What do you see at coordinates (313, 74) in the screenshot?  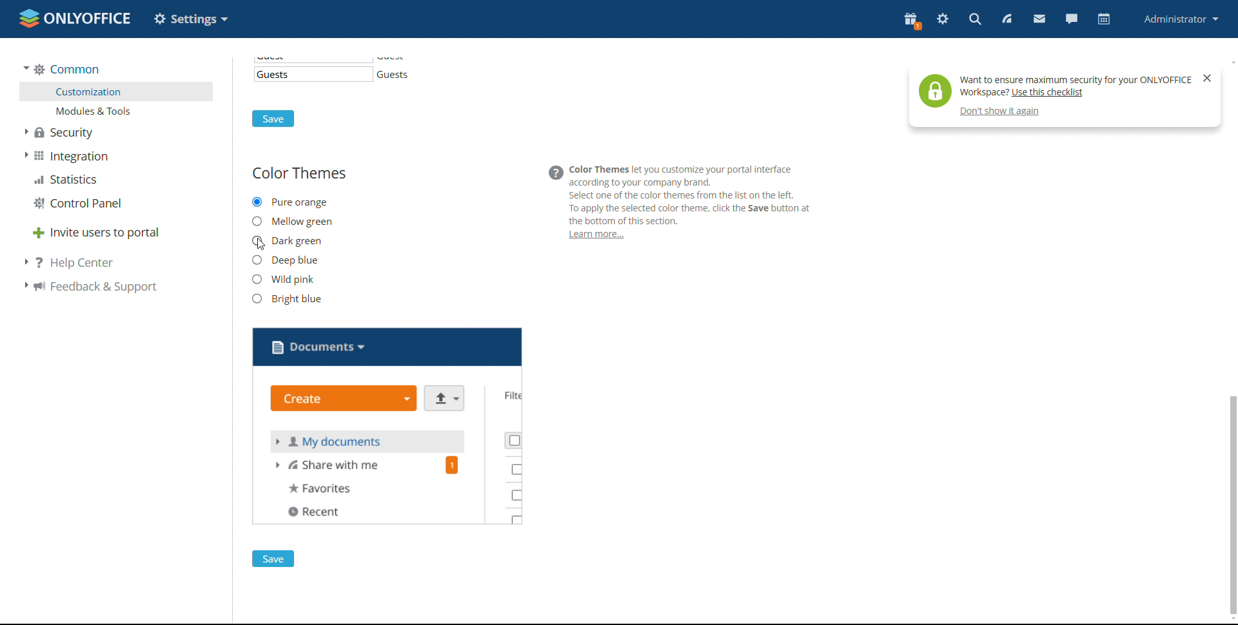 I see `template for guest` at bounding box center [313, 74].